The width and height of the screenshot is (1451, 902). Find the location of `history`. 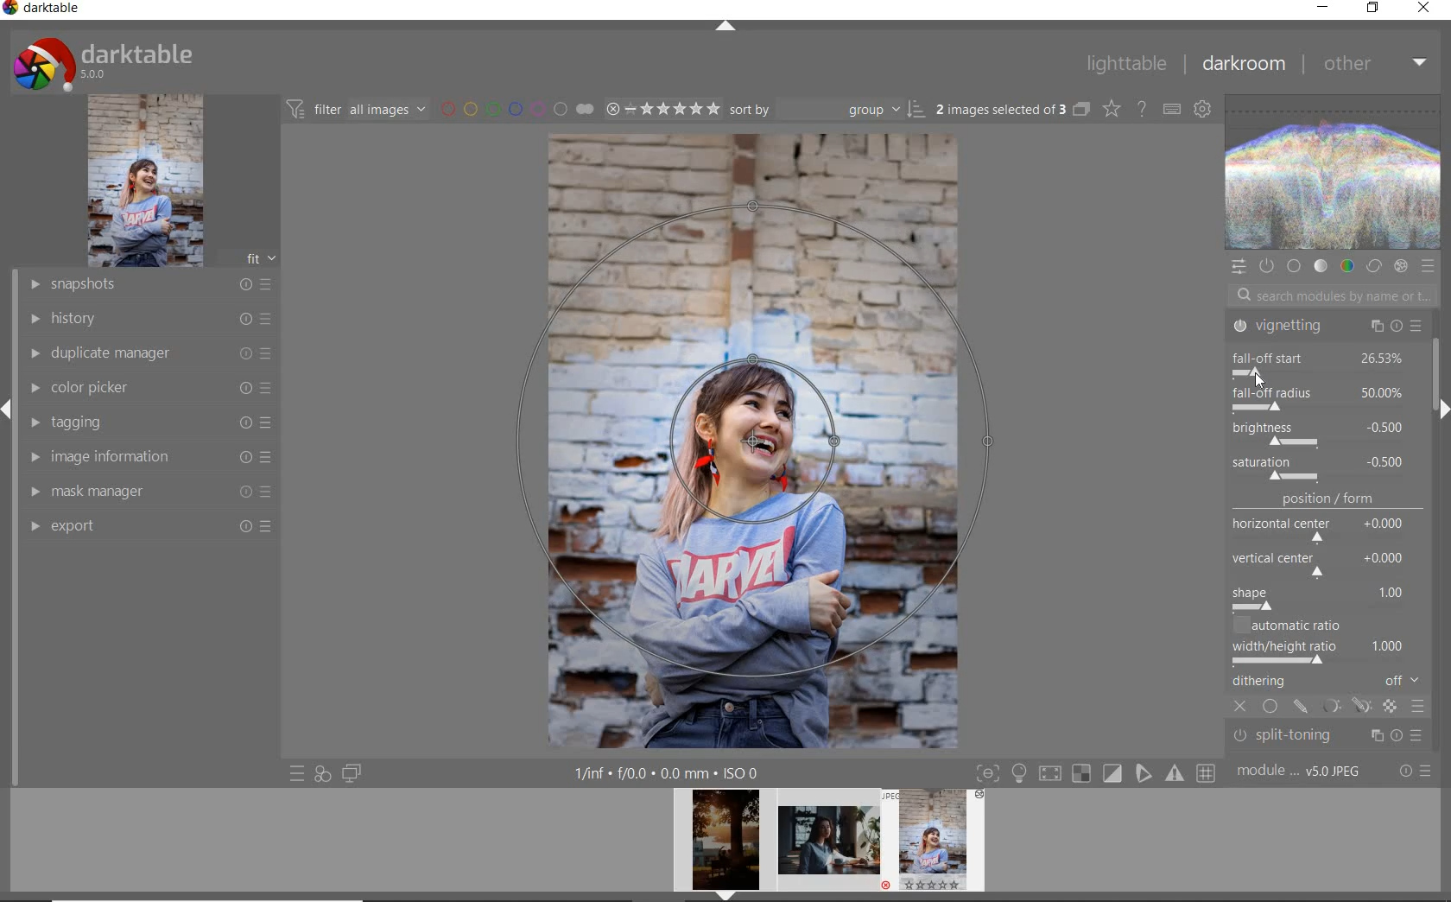

history is located at coordinates (149, 317).